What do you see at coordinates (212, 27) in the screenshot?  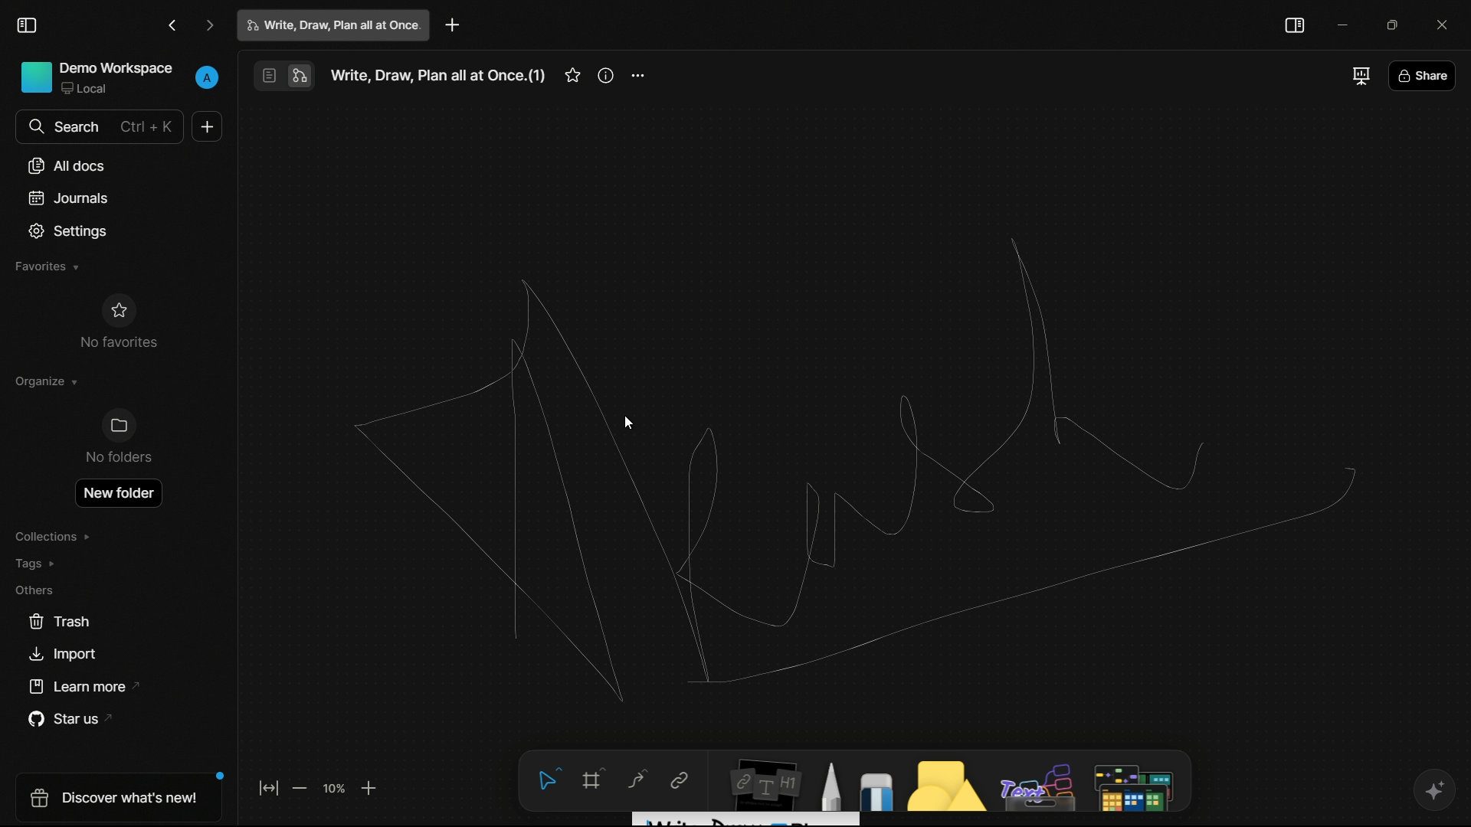 I see `go forward` at bounding box center [212, 27].